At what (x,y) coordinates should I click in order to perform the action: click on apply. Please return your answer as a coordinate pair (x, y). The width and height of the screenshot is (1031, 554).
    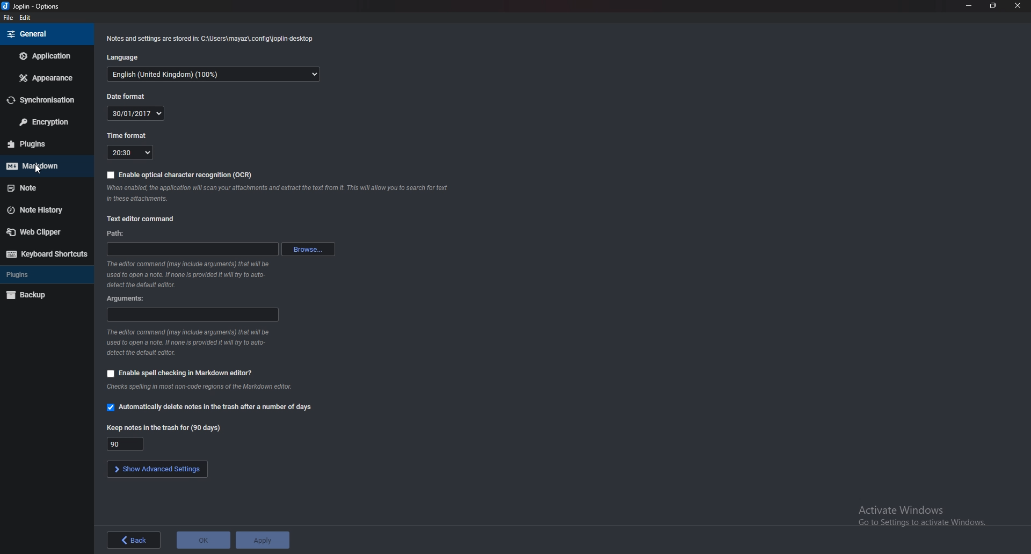
    Looking at the image, I should click on (266, 540).